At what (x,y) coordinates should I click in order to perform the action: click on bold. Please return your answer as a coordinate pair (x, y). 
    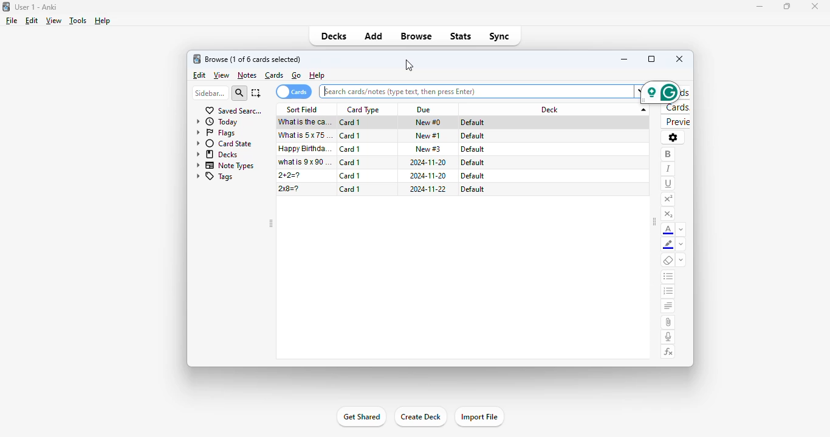
    Looking at the image, I should click on (668, 155).